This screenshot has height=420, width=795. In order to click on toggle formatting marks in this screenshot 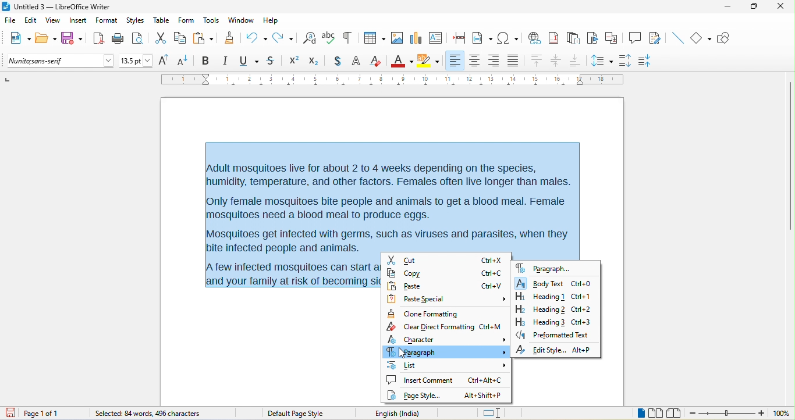, I will do `click(347, 38)`.